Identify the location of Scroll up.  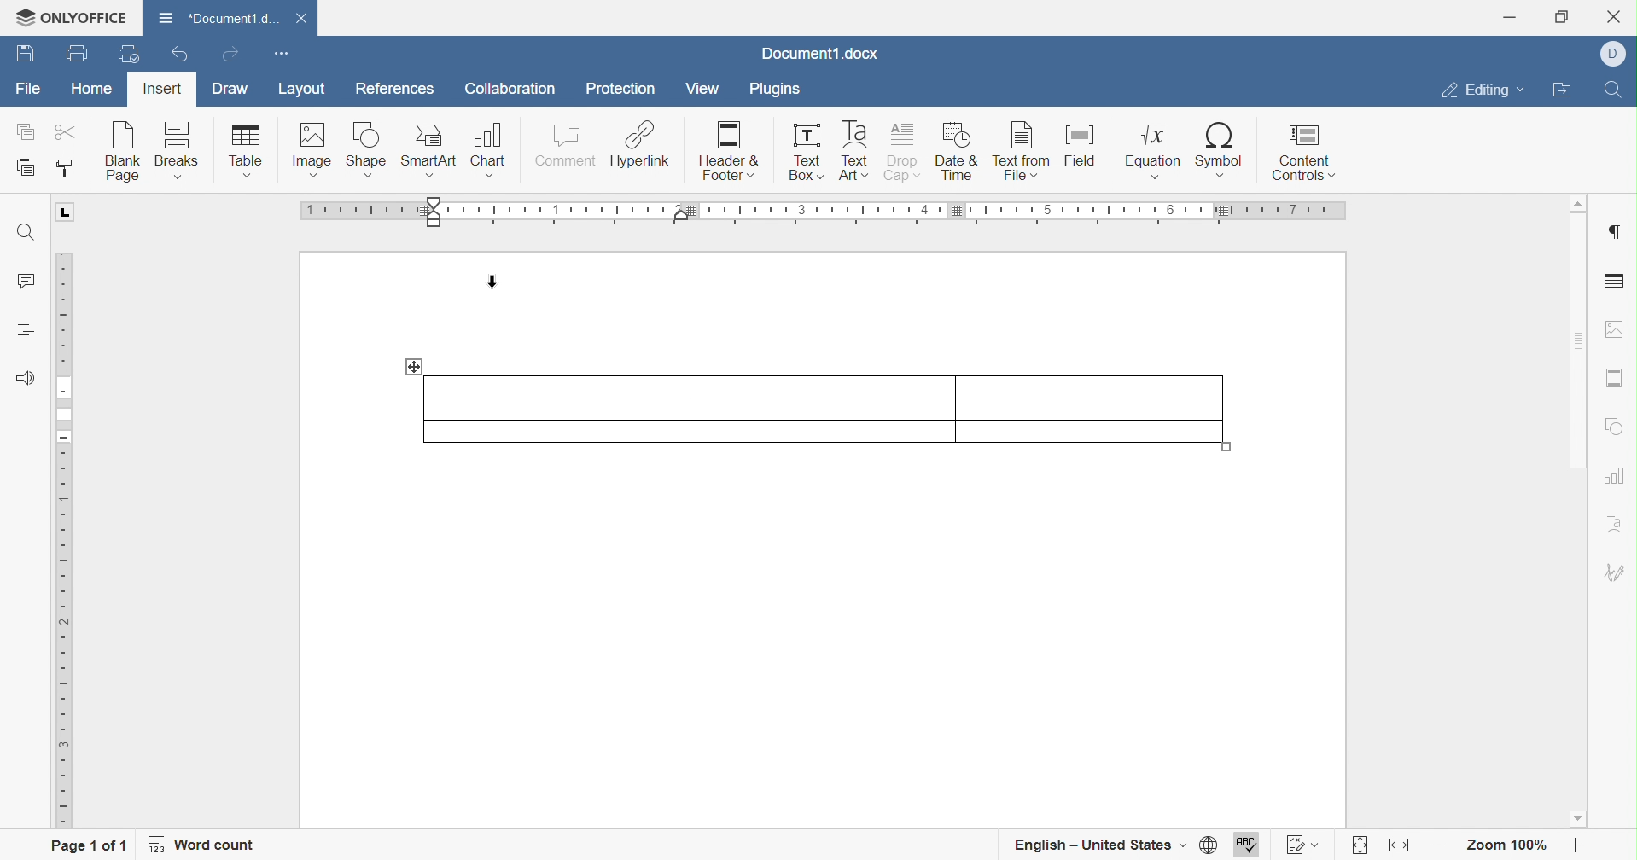
(1576, 204).